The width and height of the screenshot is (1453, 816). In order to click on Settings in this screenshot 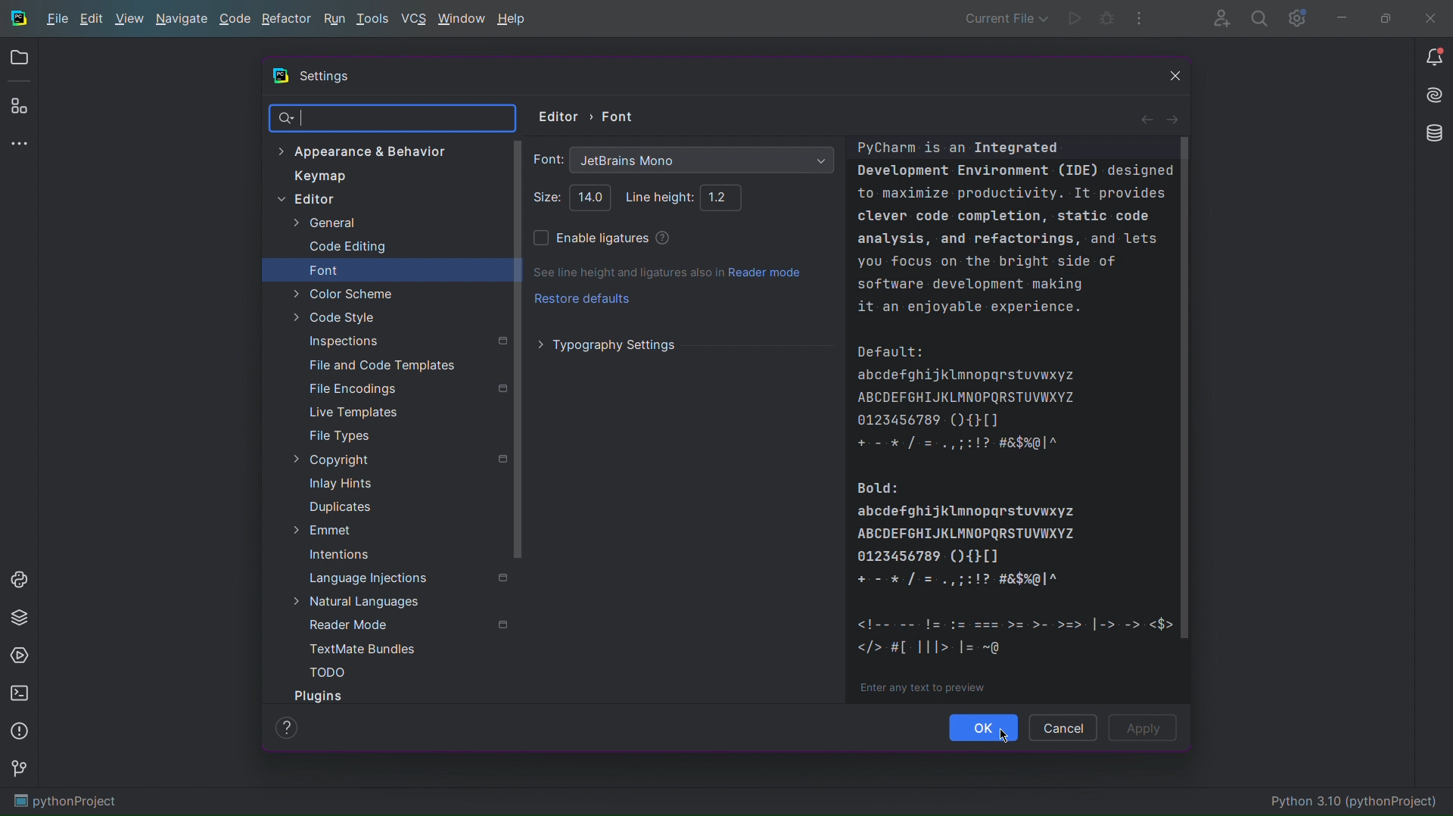, I will do `click(1297, 19)`.